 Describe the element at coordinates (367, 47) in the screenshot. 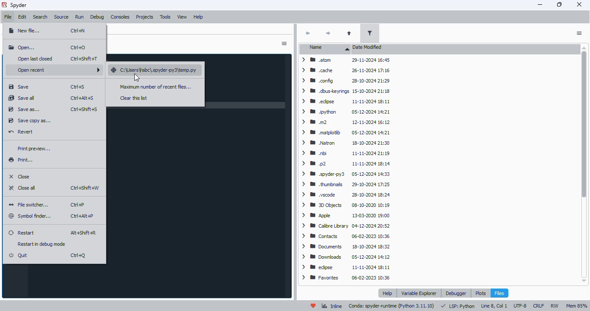

I see `date modified` at that location.